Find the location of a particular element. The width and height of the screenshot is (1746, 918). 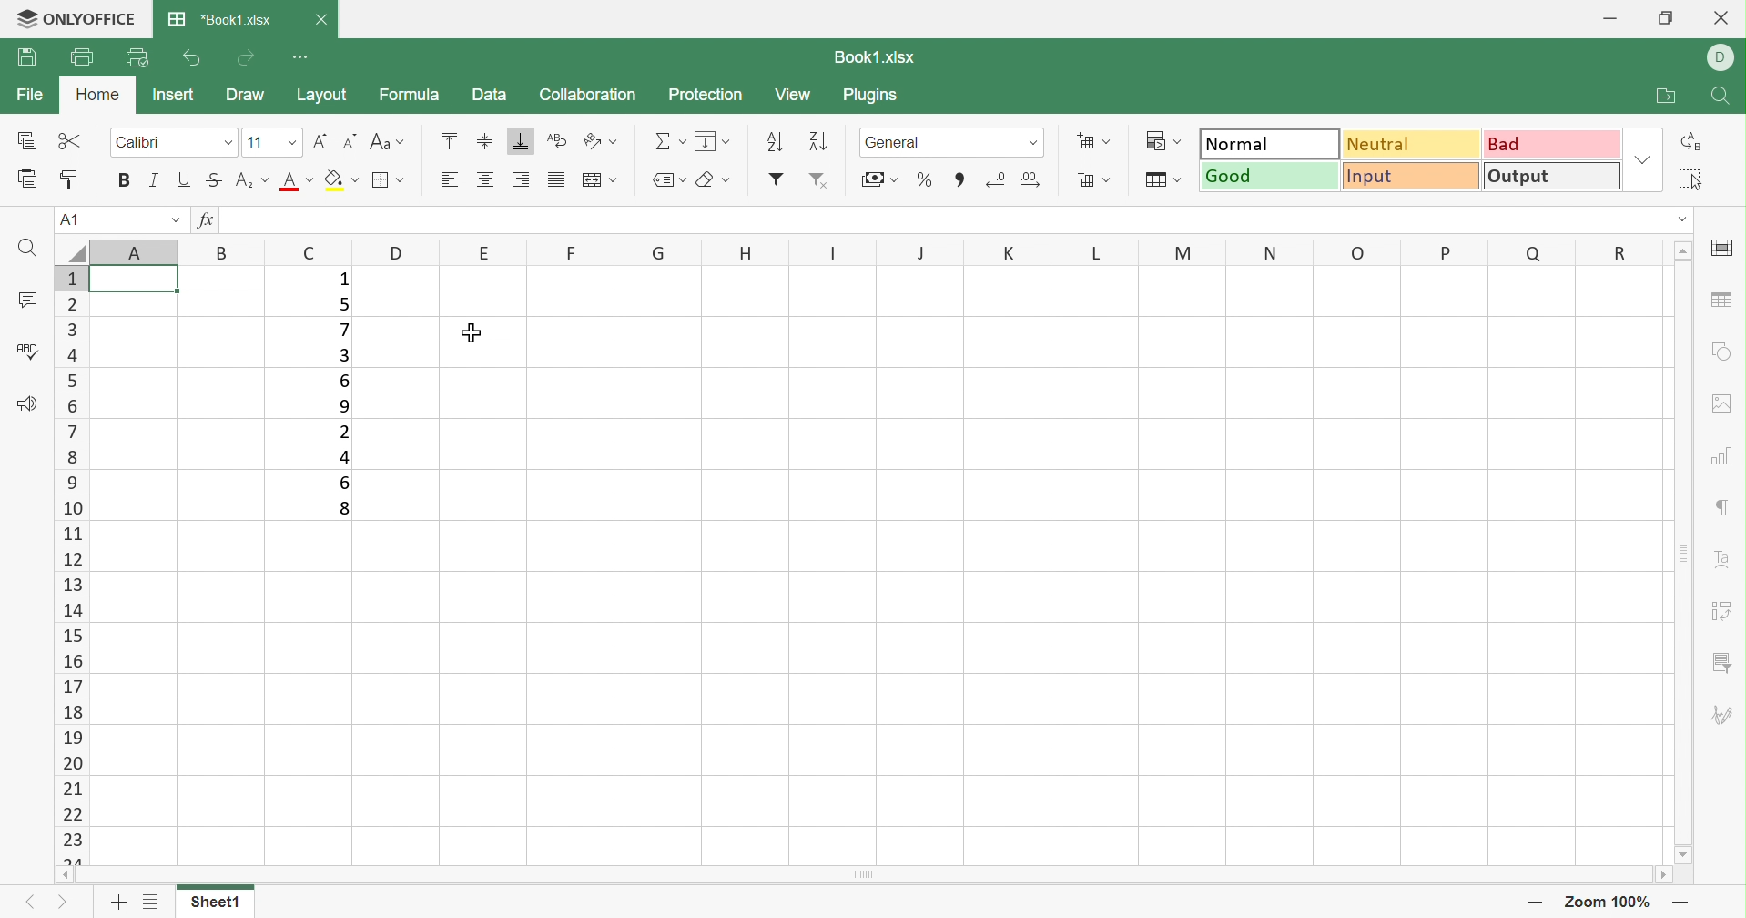

Wrap Text is located at coordinates (557, 141).